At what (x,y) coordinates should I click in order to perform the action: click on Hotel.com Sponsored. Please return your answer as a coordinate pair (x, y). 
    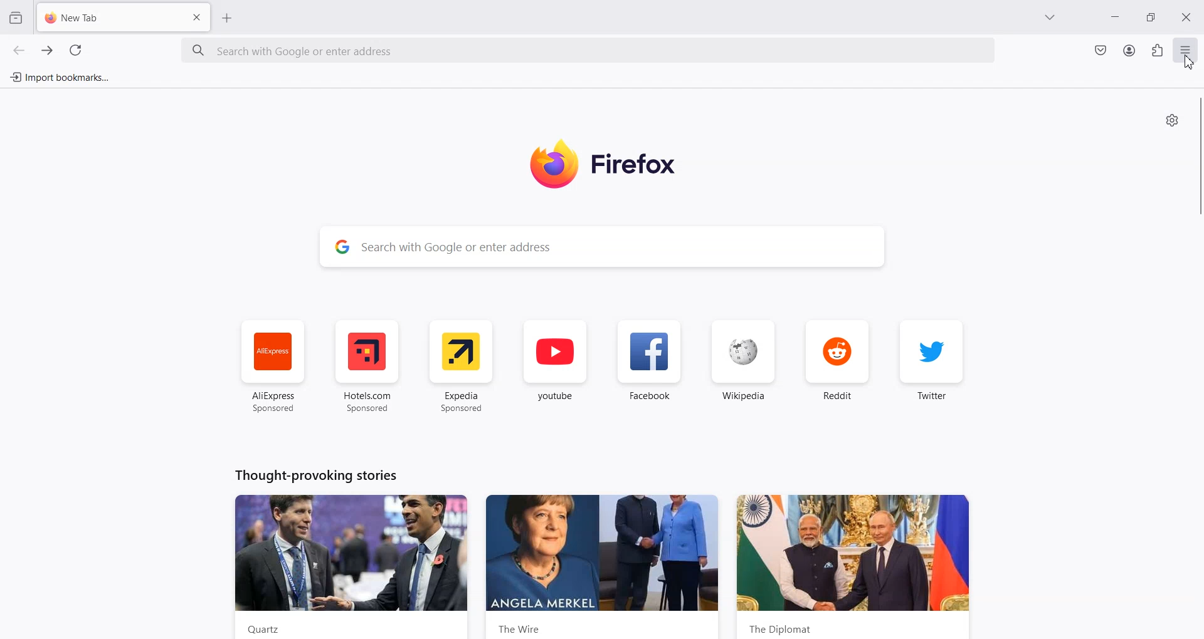
    Looking at the image, I should click on (369, 365).